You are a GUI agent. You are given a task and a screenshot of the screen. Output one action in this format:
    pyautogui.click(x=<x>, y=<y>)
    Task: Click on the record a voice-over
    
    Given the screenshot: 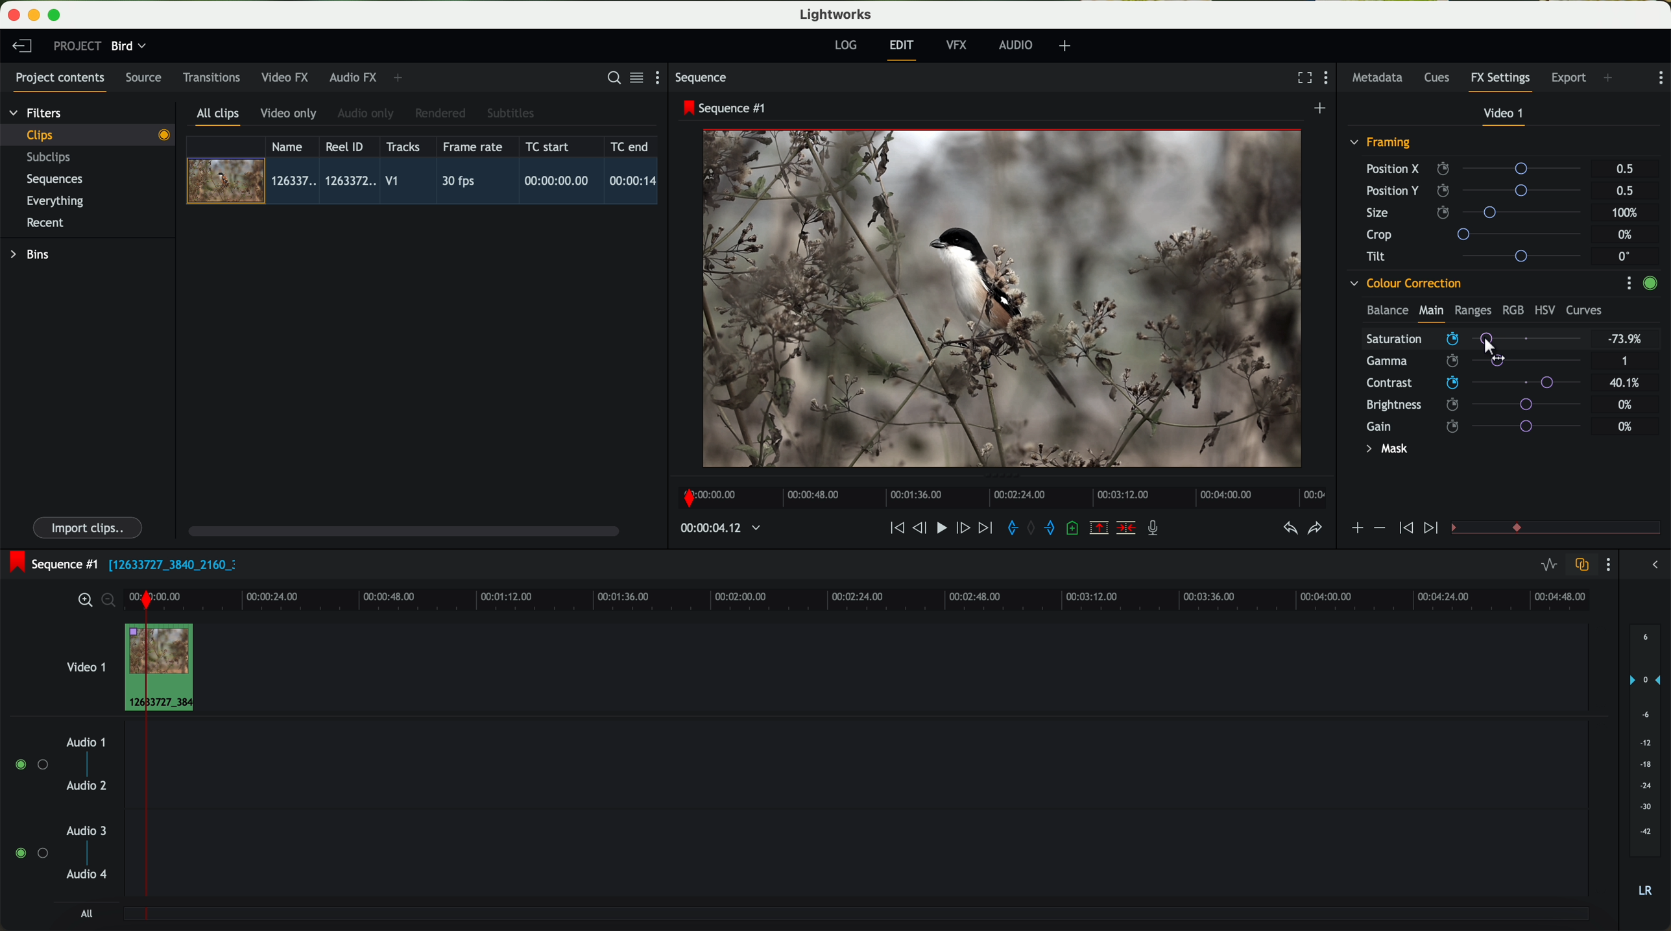 What is the action you would take?
    pyautogui.click(x=1158, y=529)
    